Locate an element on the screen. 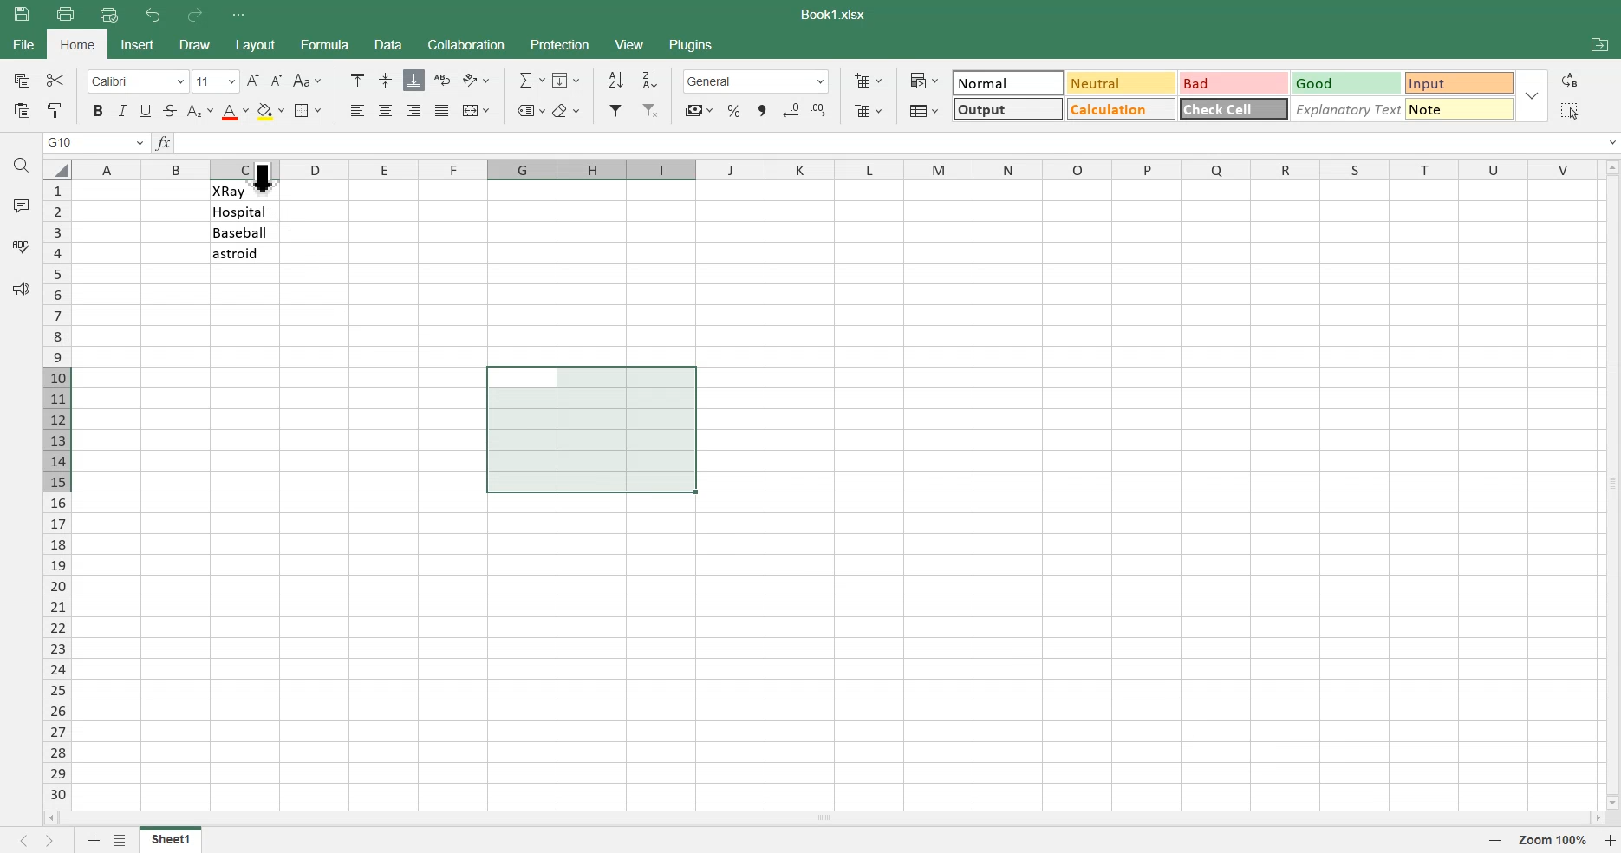 The width and height of the screenshot is (1621, 853). Vertical scroll bar is located at coordinates (1611, 482).